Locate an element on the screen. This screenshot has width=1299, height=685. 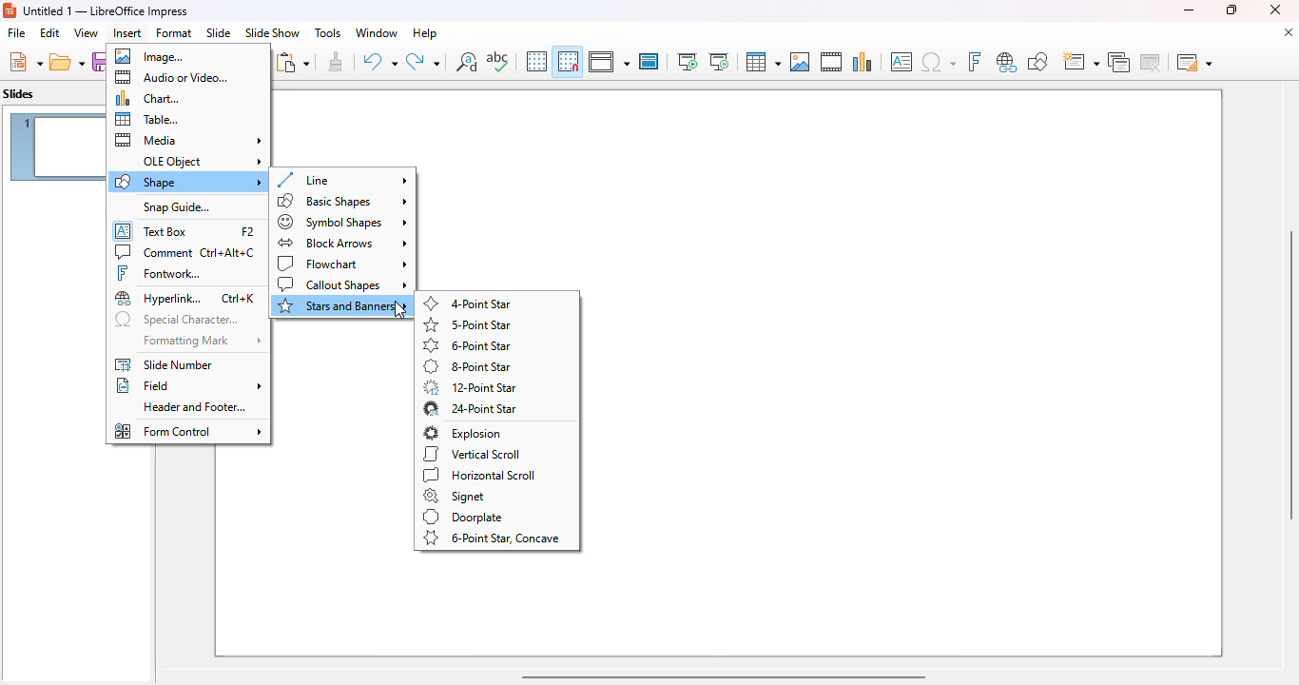
slide is located at coordinates (218, 32).